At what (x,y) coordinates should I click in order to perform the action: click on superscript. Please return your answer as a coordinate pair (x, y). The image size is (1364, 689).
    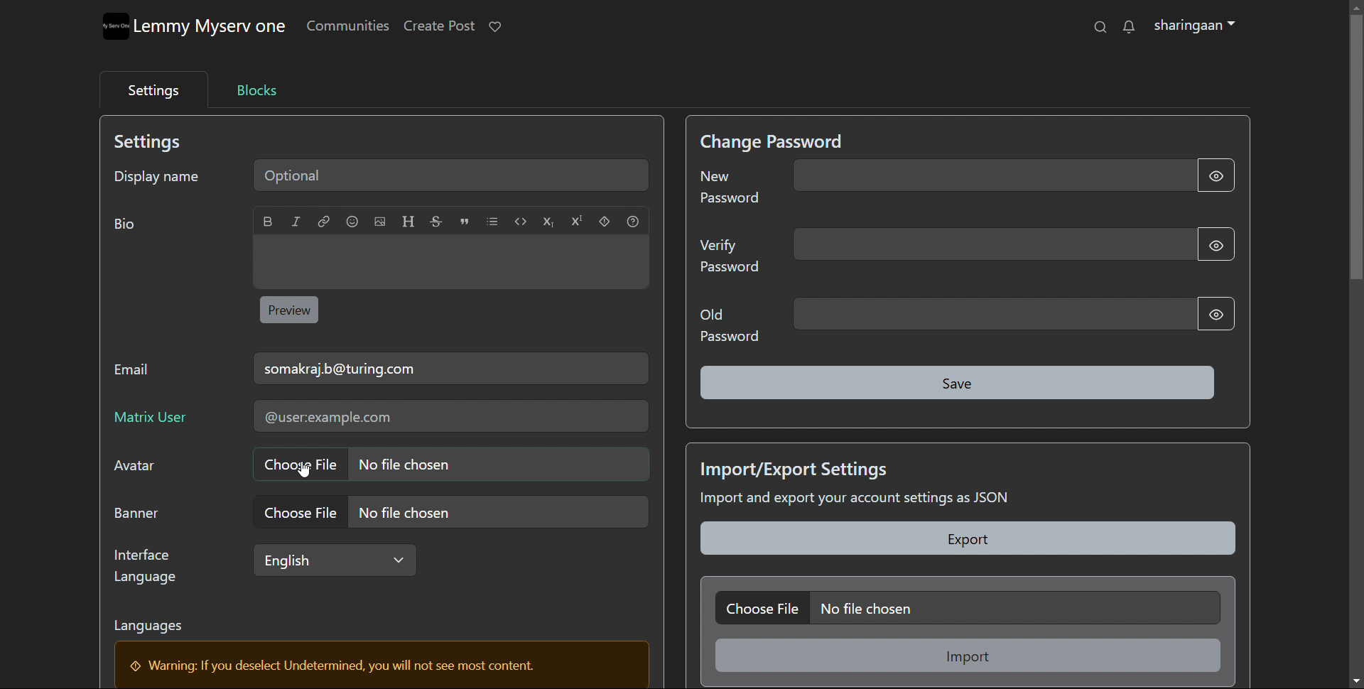
    Looking at the image, I should click on (576, 219).